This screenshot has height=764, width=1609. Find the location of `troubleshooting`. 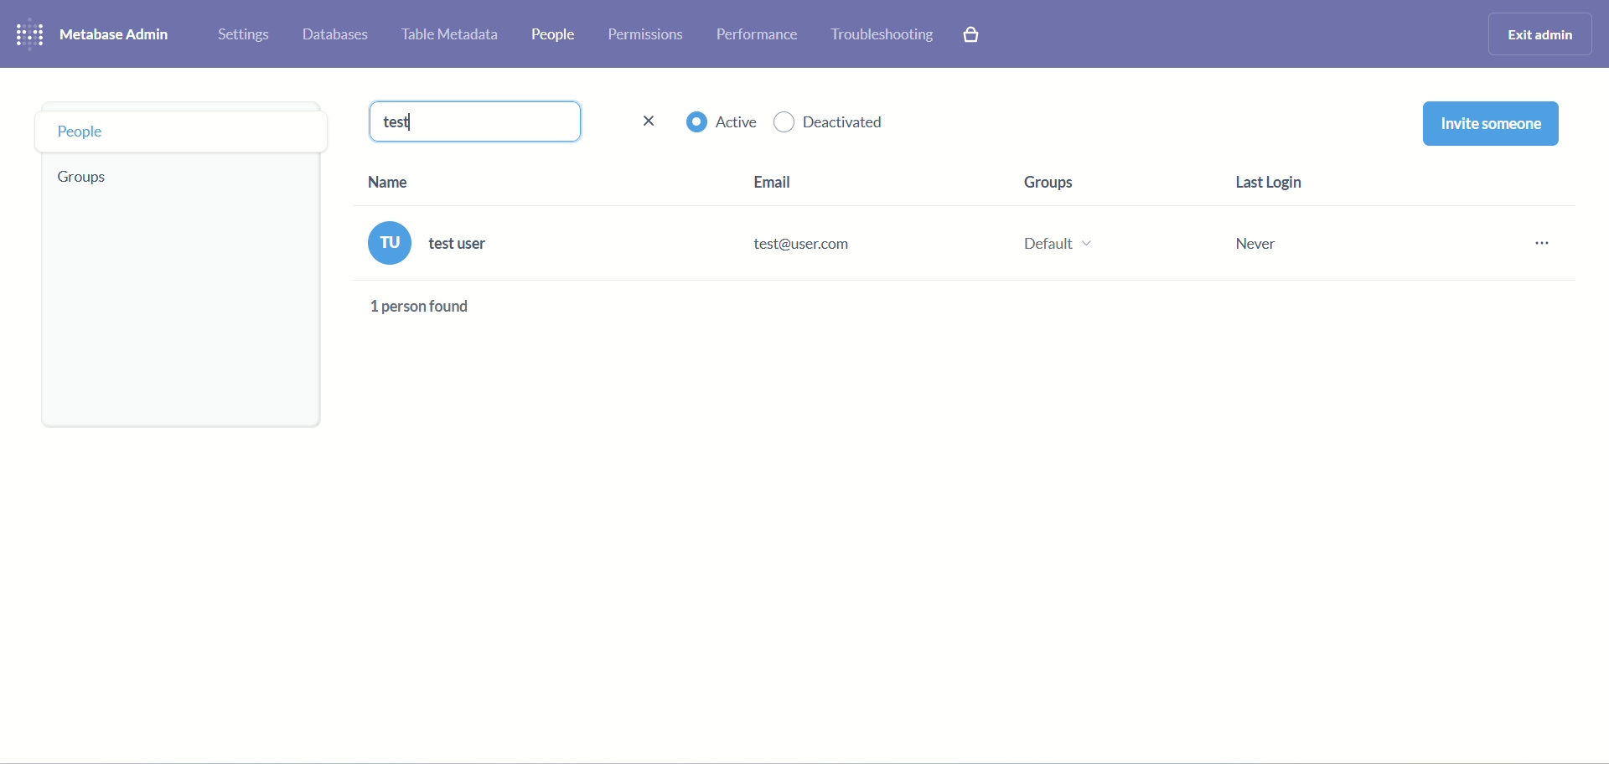

troubleshooting is located at coordinates (882, 32).